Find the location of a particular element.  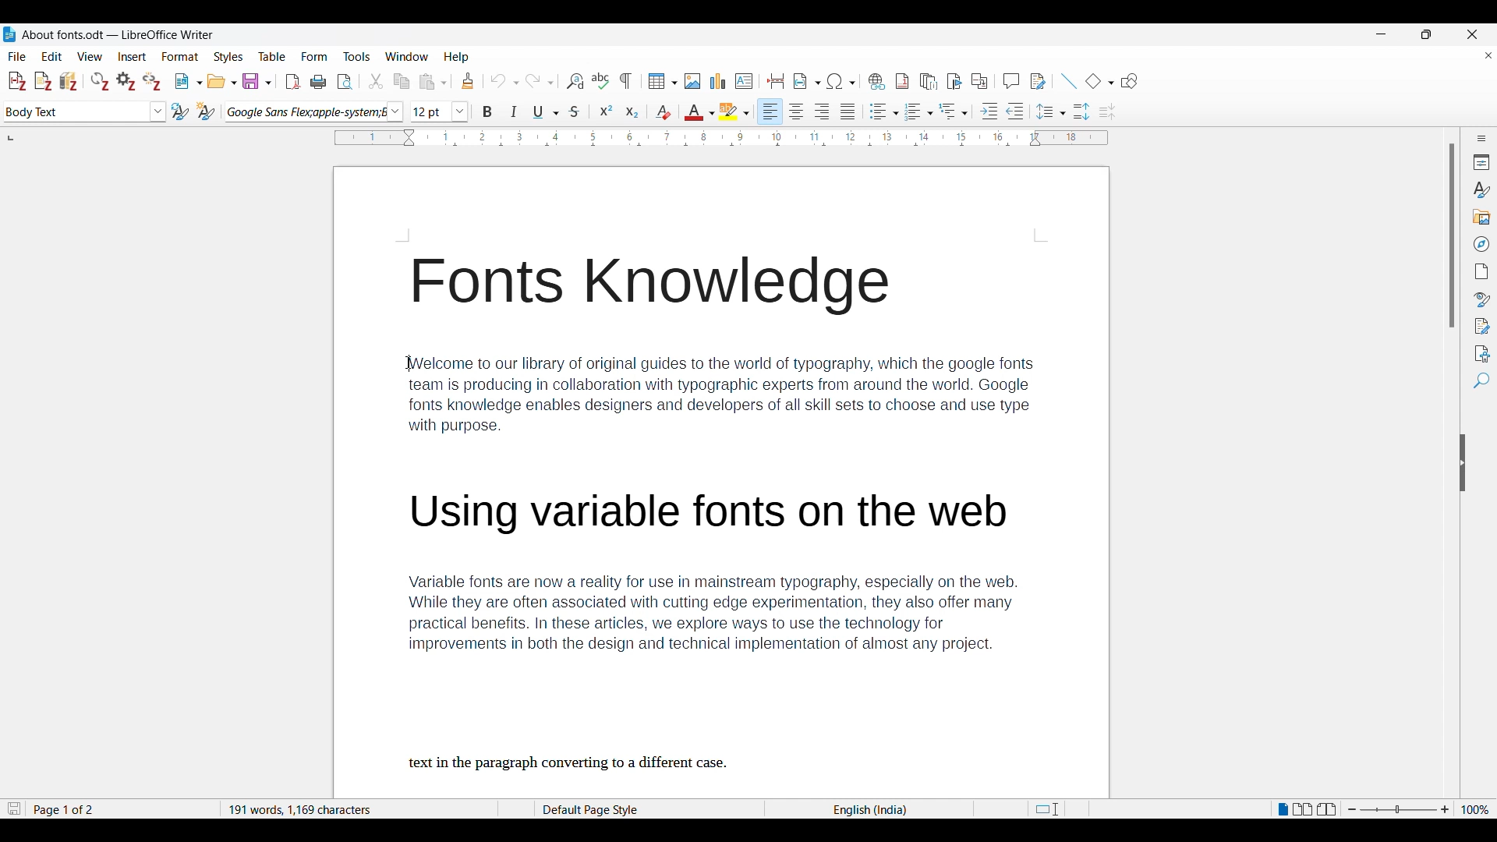

Text size options is located at coordinates (439, 111).